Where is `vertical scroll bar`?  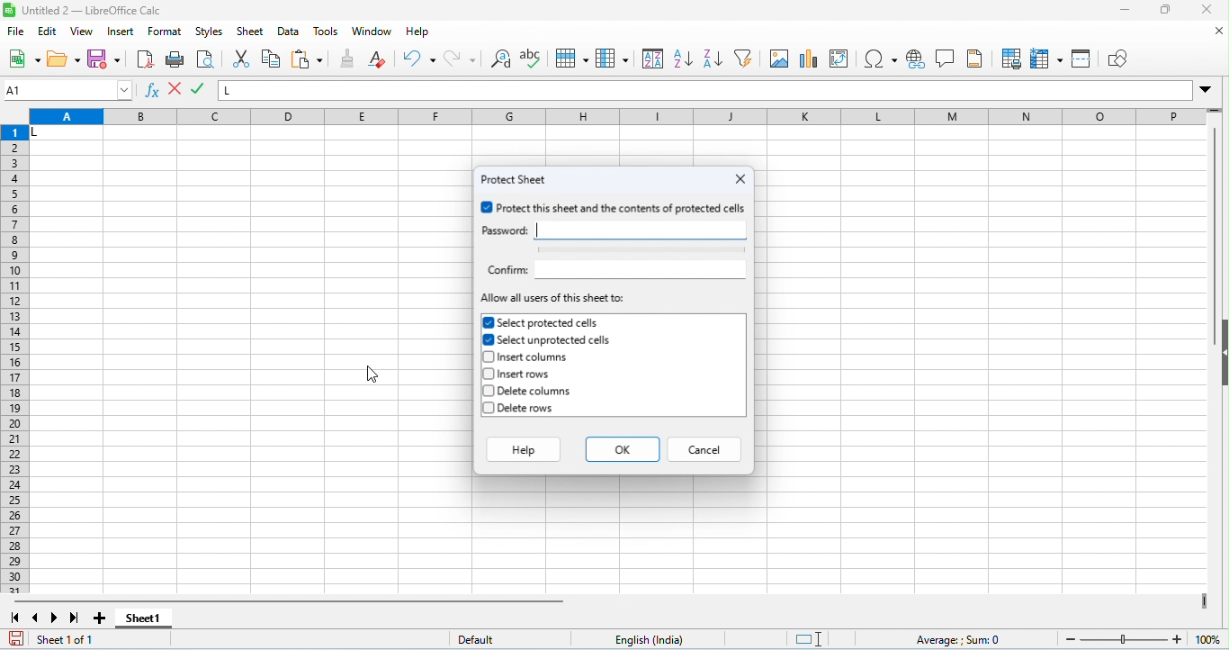 vertical scroll bar is located at coordinates (1216, 238).